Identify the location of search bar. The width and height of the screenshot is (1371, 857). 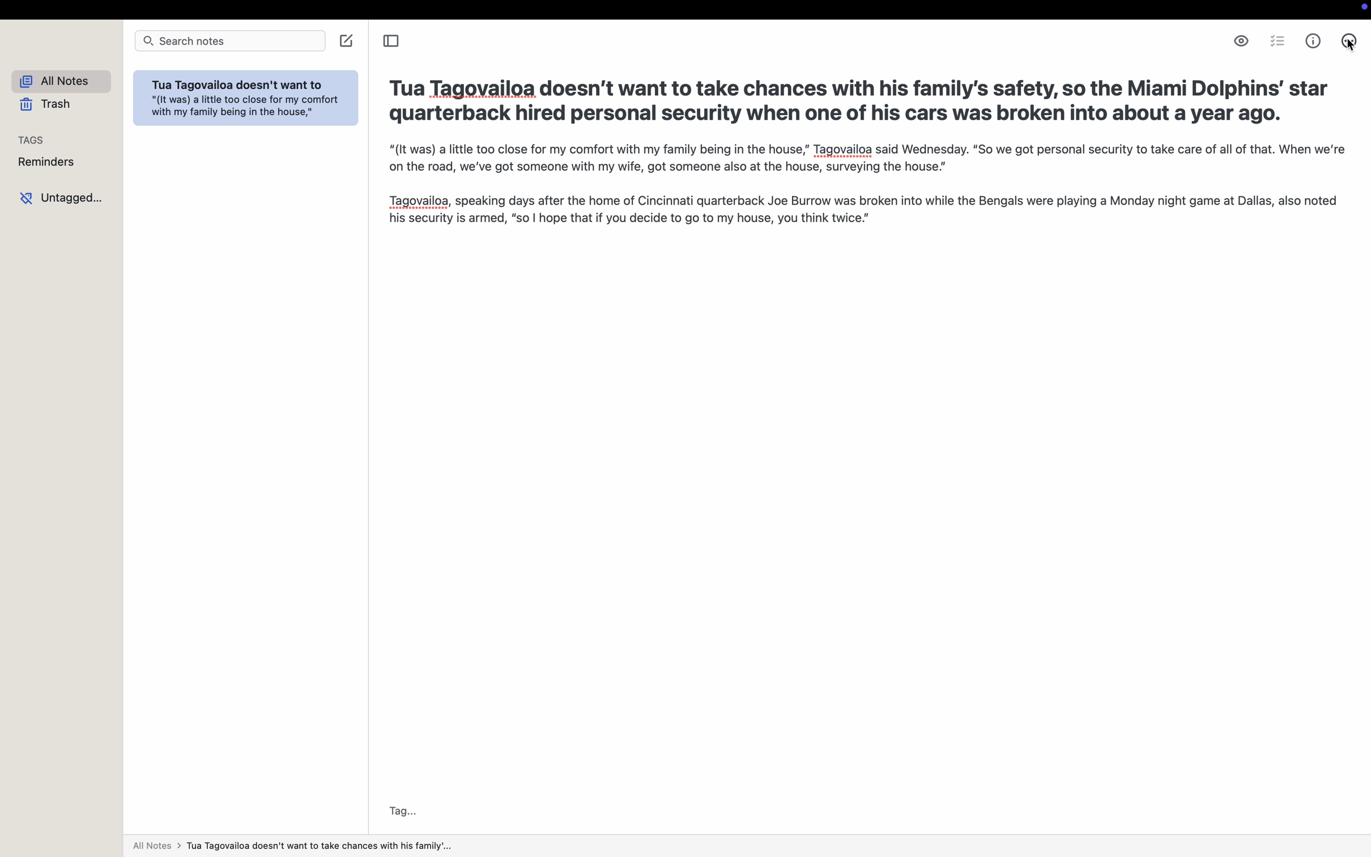
(231, 40).